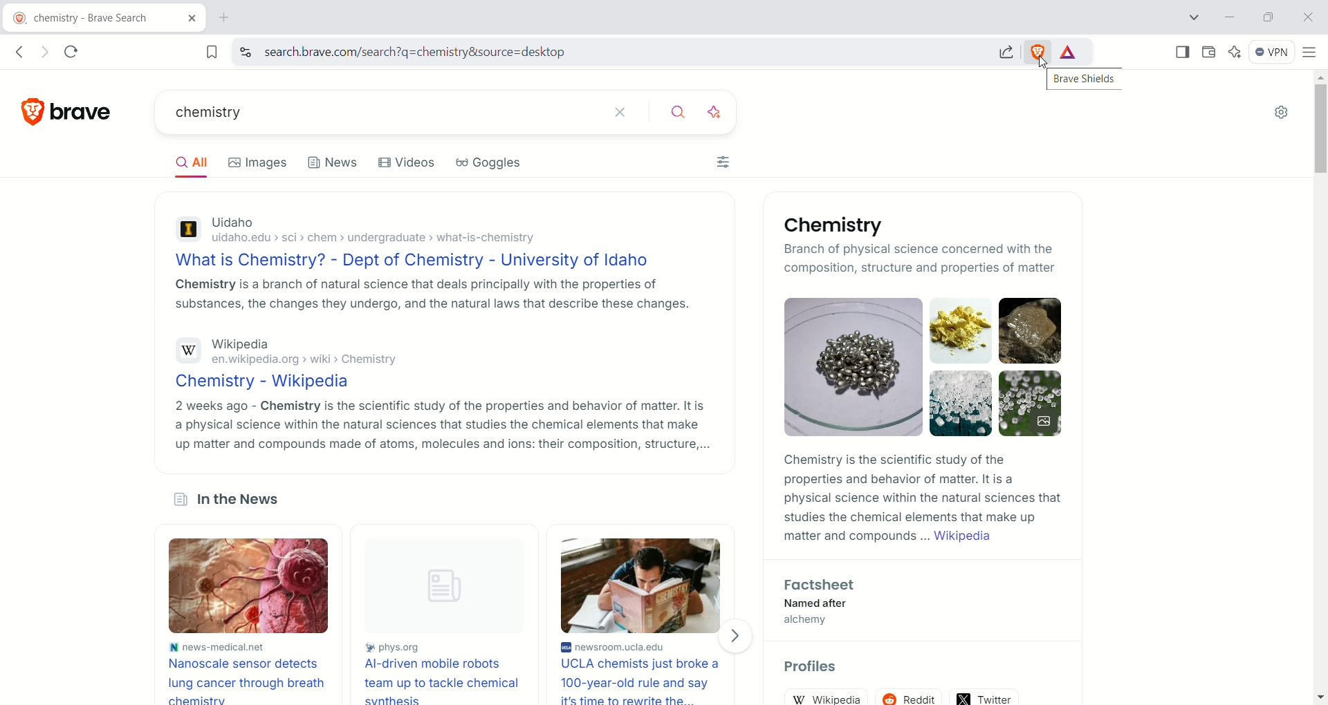 This screenshot has height=705, width=1328. What do you see at coordinates (721, 113) in the screenshot?
I see `leo AI` at bounding box center [721, 113].